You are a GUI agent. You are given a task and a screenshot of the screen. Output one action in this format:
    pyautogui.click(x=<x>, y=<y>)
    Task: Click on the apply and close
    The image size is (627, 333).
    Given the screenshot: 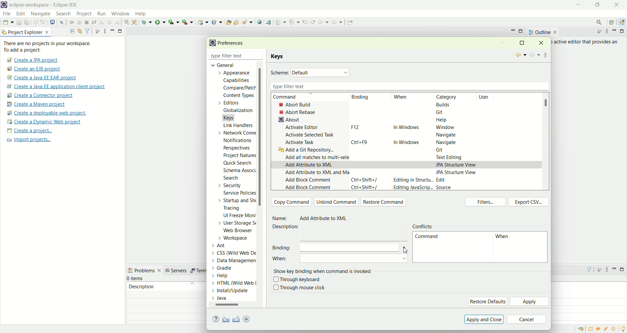 What is the action you would take?
    pyautogui.click(x=483, y=319)
    